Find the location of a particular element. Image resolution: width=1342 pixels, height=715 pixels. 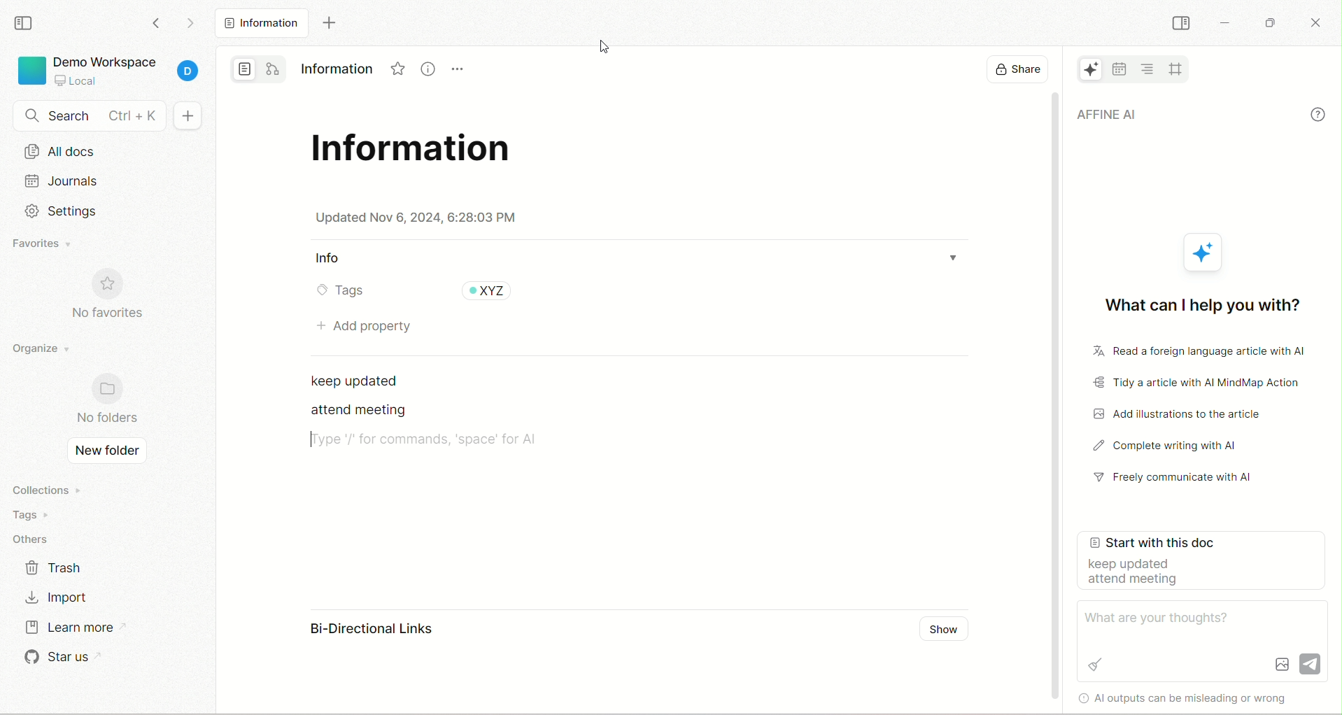

collapse sidebar is located at coordinates (1180, 22).